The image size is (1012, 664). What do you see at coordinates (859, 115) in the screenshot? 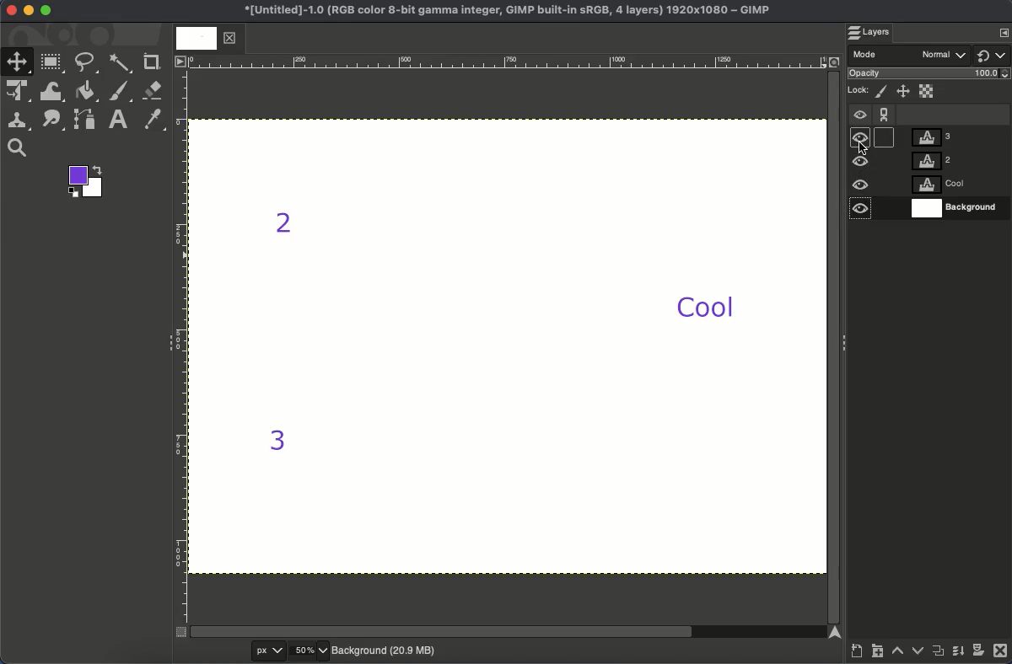
I see `Visible` at bounding box center [859, 115].